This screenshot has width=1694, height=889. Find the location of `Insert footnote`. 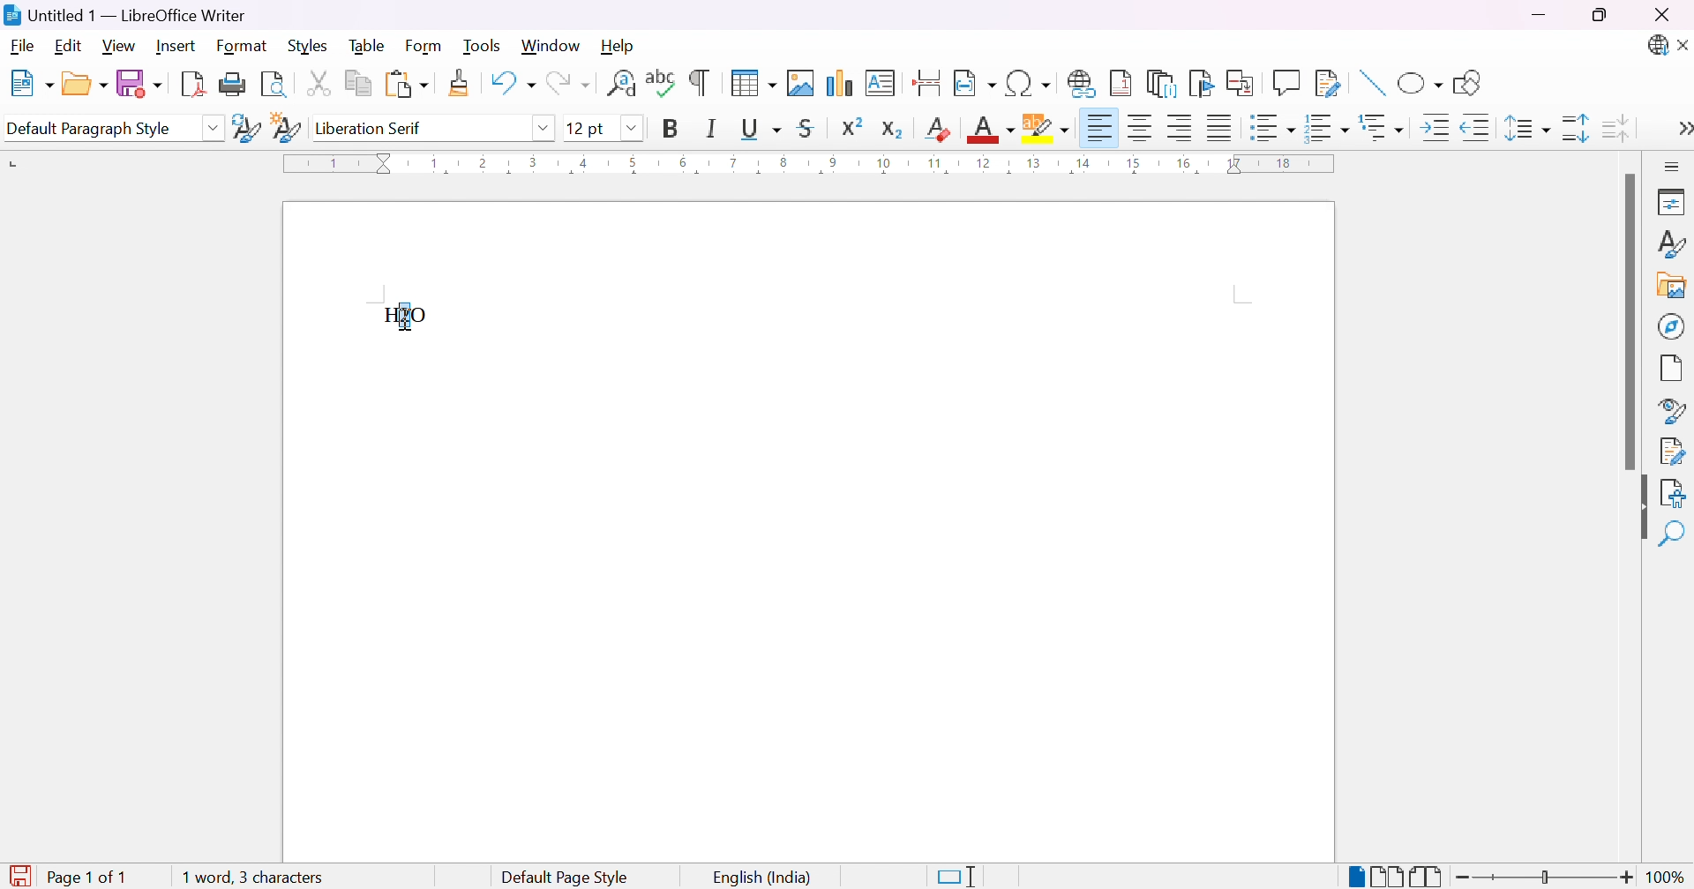

Insert footnote is located at coordinates (1121, 82).